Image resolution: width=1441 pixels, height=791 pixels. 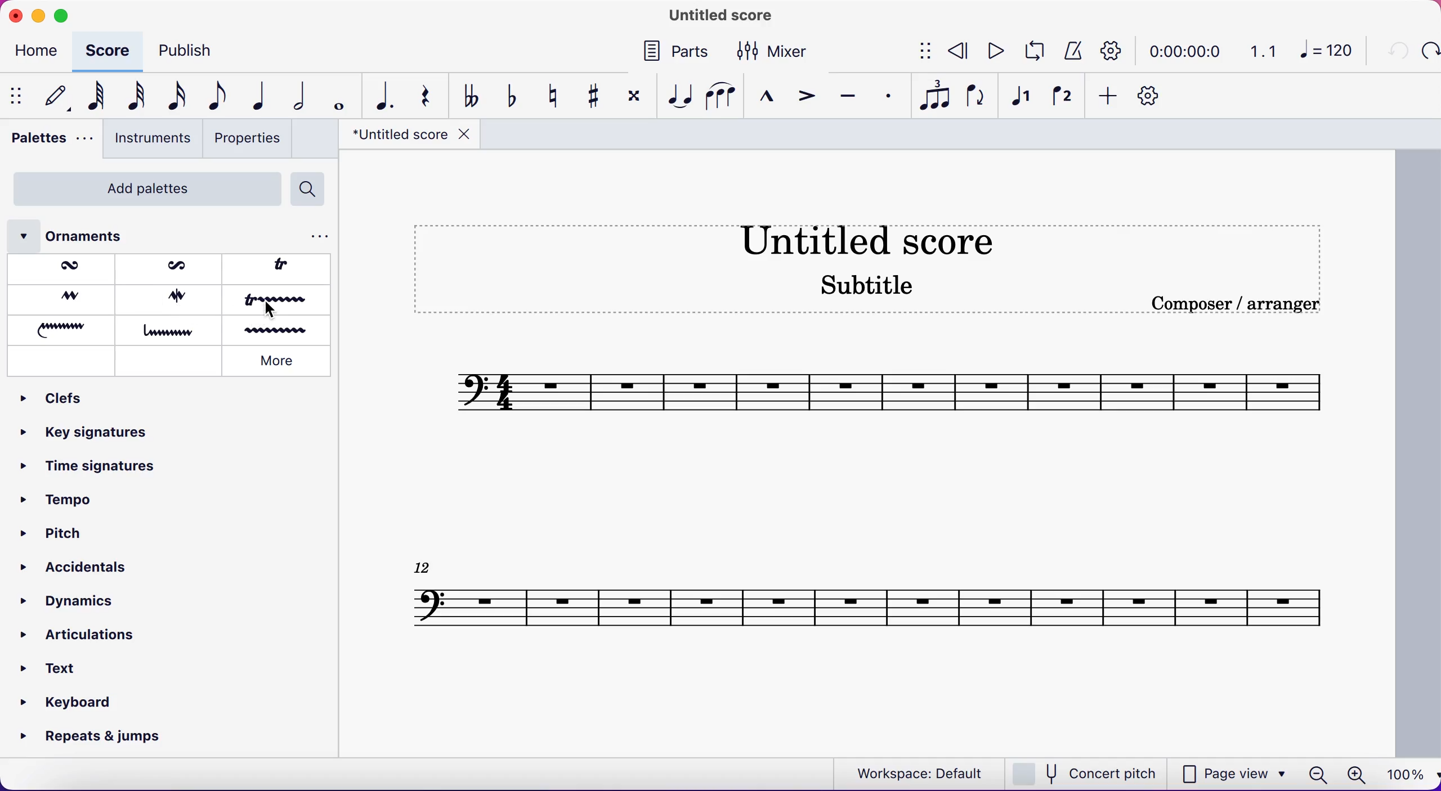 What do you see at coordinates (1062, 97) in the screenshot?
I see `voice 2` at bounding box center [1062, 97].